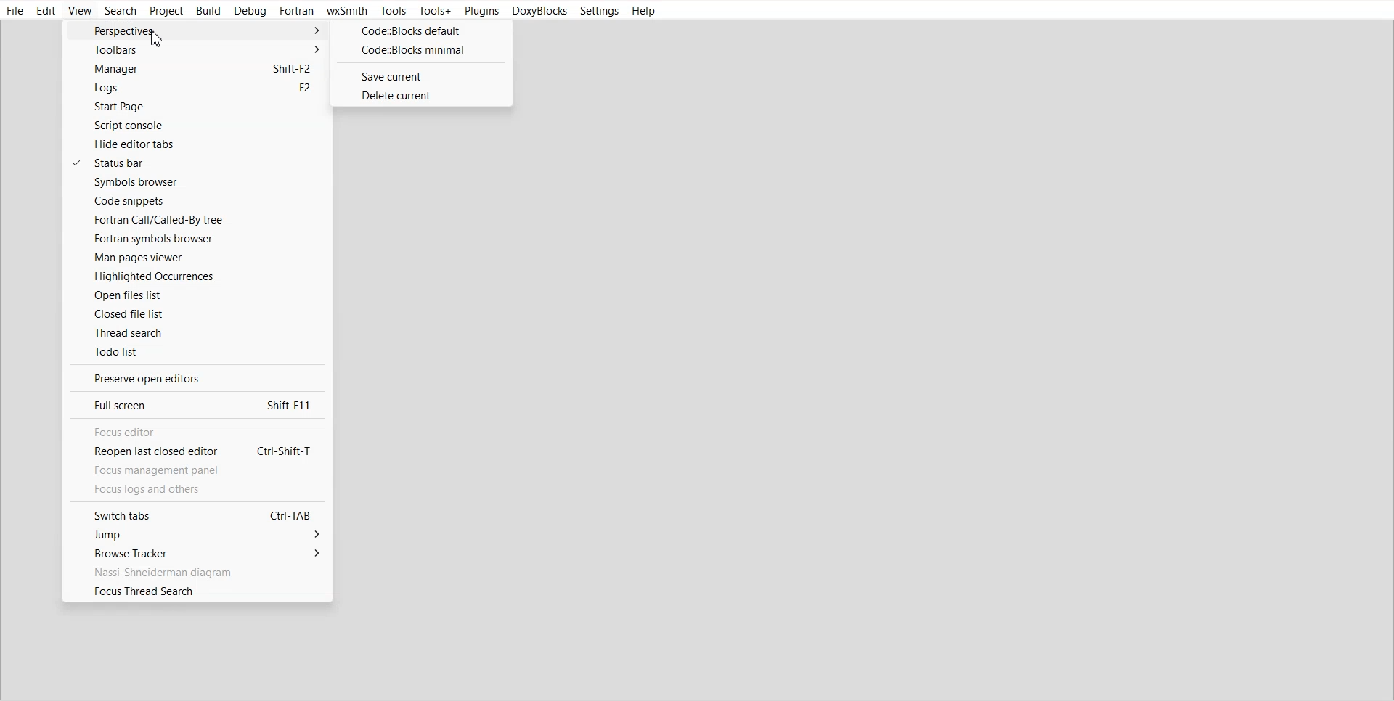 This screenshot has width=1394, height=701. I want to click on Open files list, so click(197, 295).